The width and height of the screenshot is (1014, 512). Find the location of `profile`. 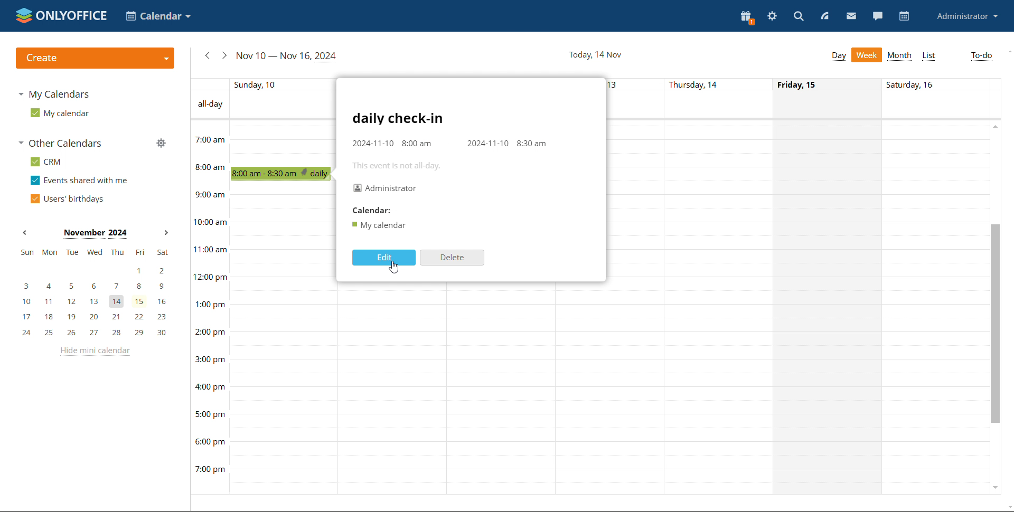

profile is located at coordinates (968, 16).